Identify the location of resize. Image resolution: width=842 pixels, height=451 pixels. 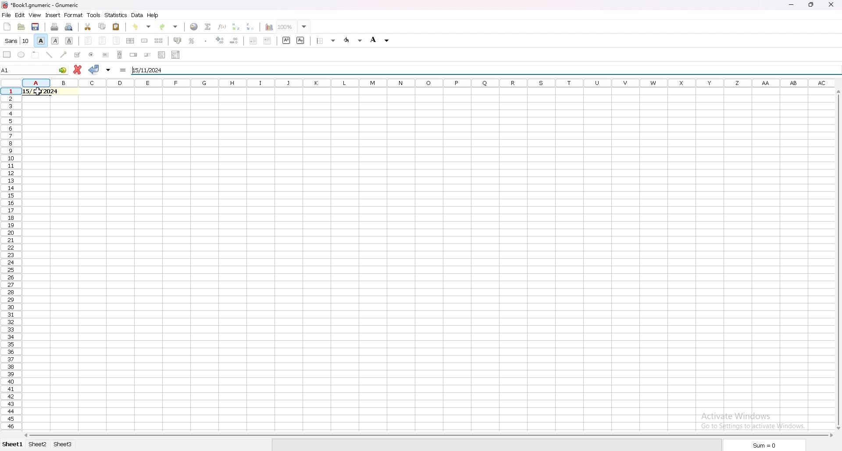
(811, 5).